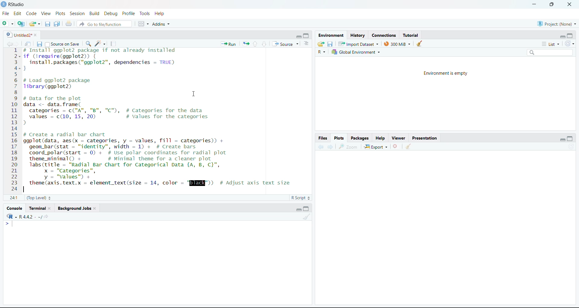  I want to click on Debug, so click(111, 14).